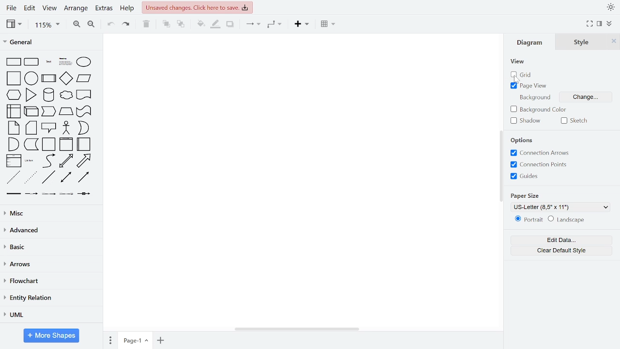 The height and width of the screenshot is (349, 620). Describe the element at coordinates (586, 97) in the screenshot. I see `change background` at that location.